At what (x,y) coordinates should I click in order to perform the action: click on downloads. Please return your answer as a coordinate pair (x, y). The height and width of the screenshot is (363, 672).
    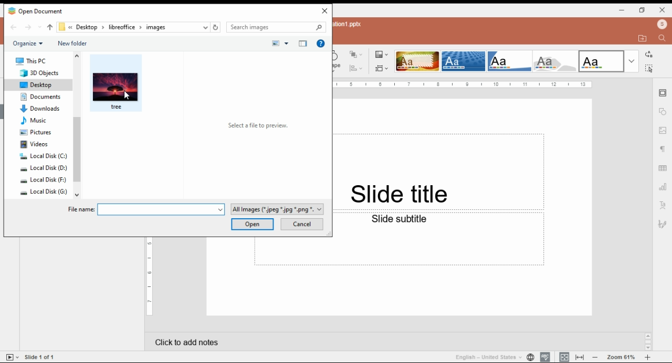
    Looking at the image, I should click on (39, 108).